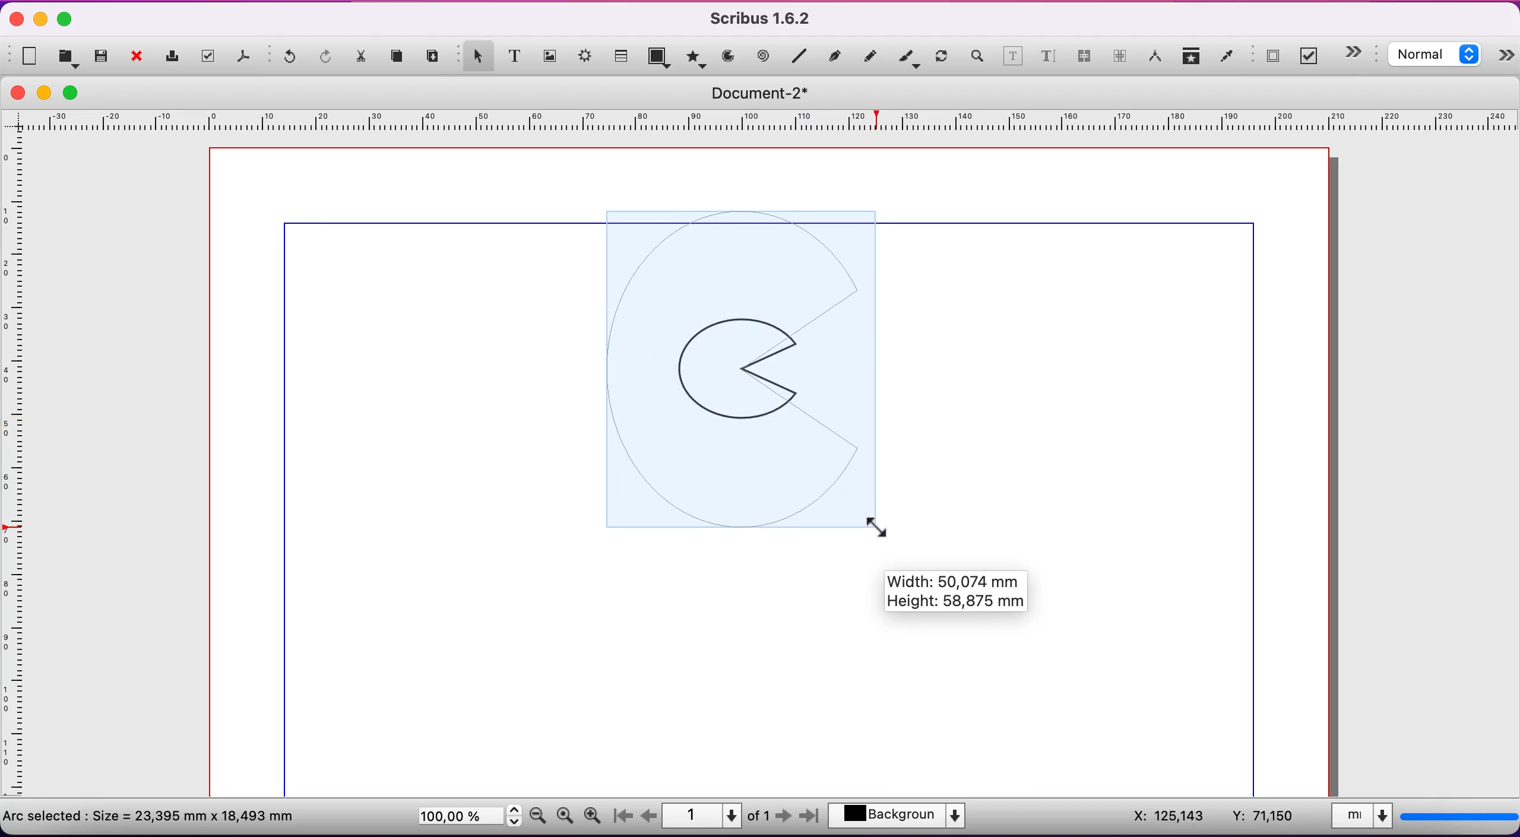  Describe the element at coordinates (765, 57) in the screenshot. I see `spiral` at that location.